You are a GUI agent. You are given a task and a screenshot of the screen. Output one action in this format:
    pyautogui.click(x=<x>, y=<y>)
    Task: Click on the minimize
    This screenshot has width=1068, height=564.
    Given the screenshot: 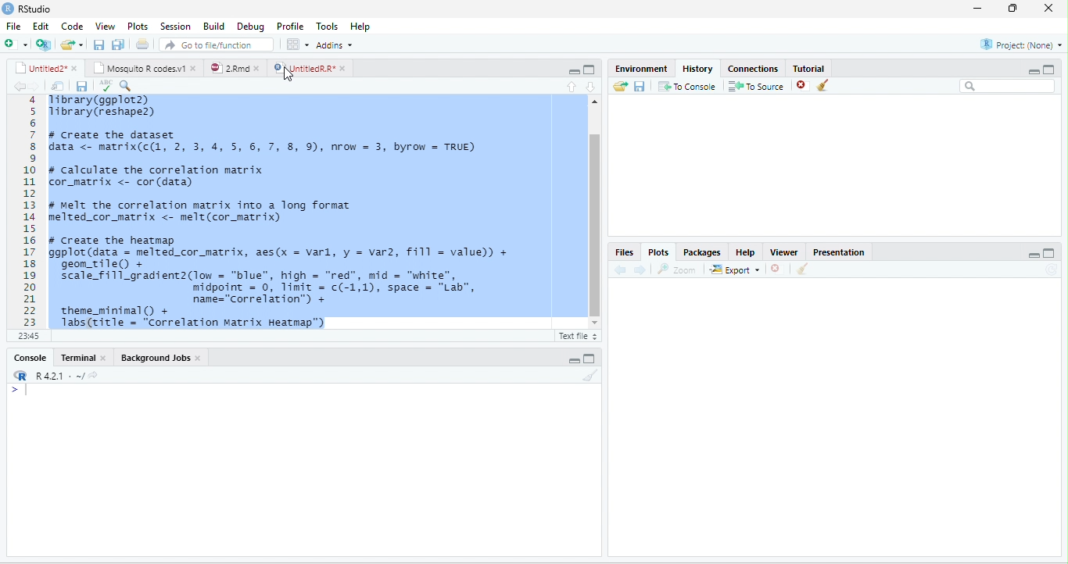 What is the action you would take?
    pyautogui.click(x=1027, y=70)
    